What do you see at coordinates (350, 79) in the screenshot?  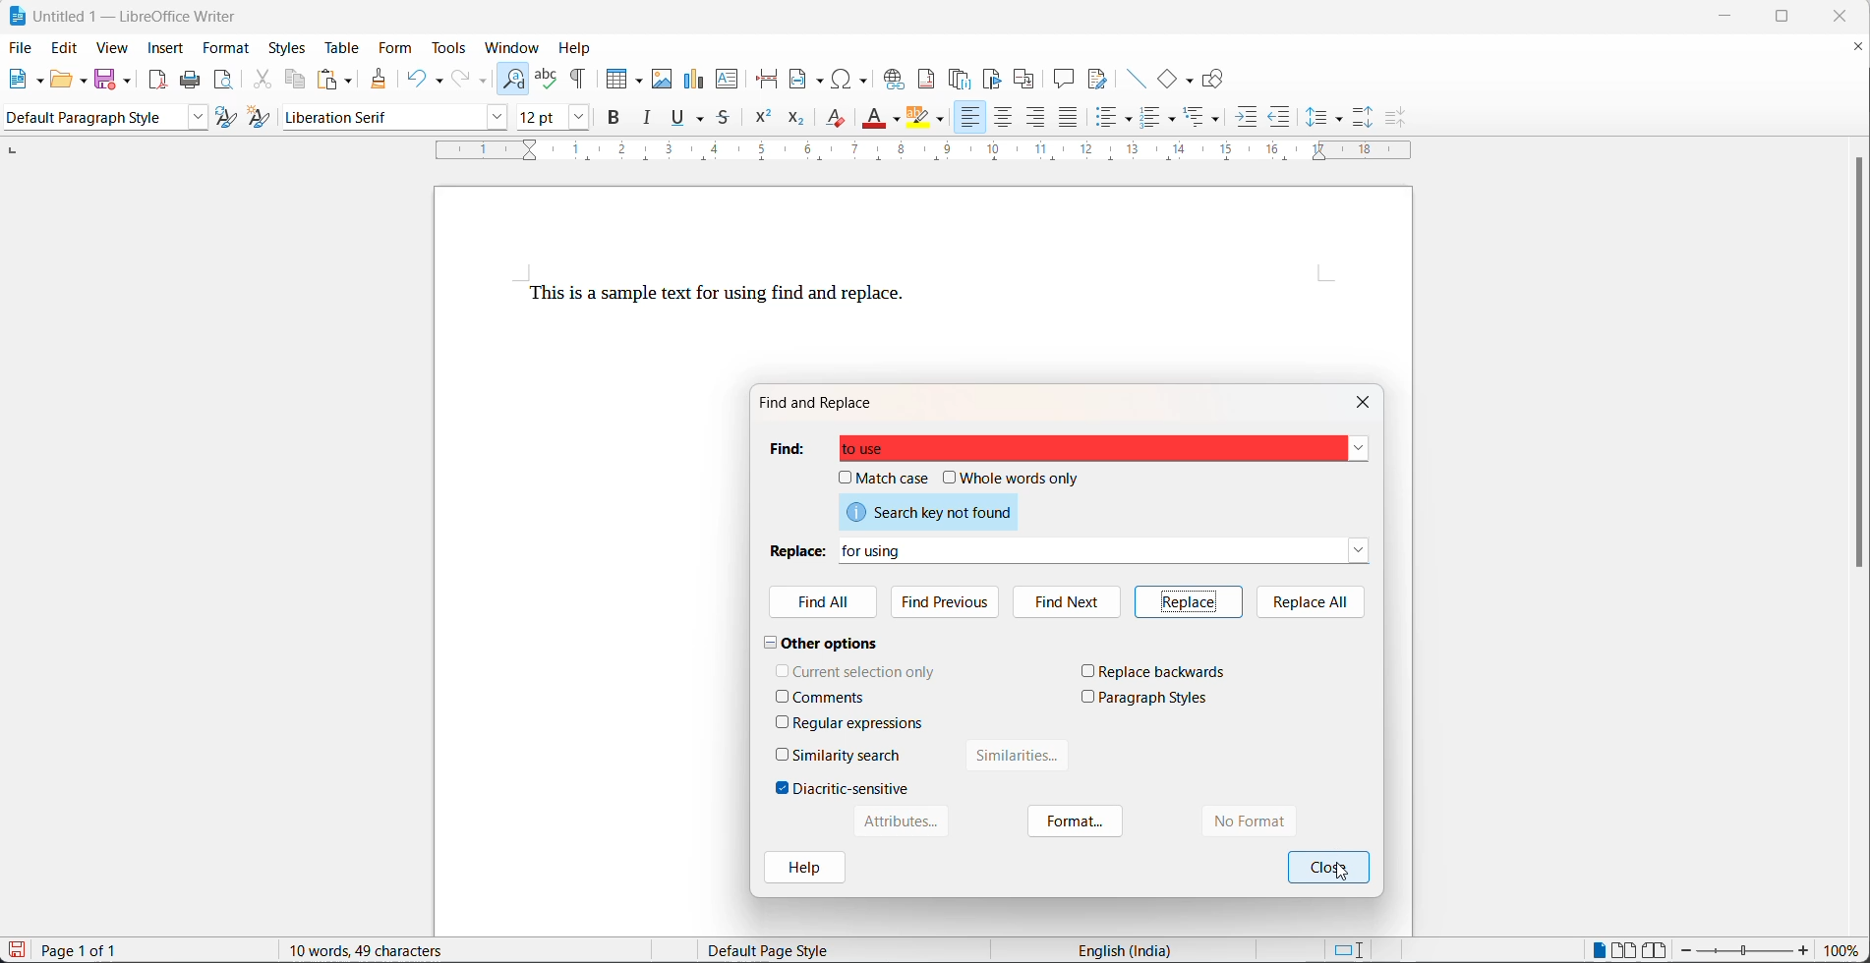 I see `paste options` at bounding box center [350, 79].